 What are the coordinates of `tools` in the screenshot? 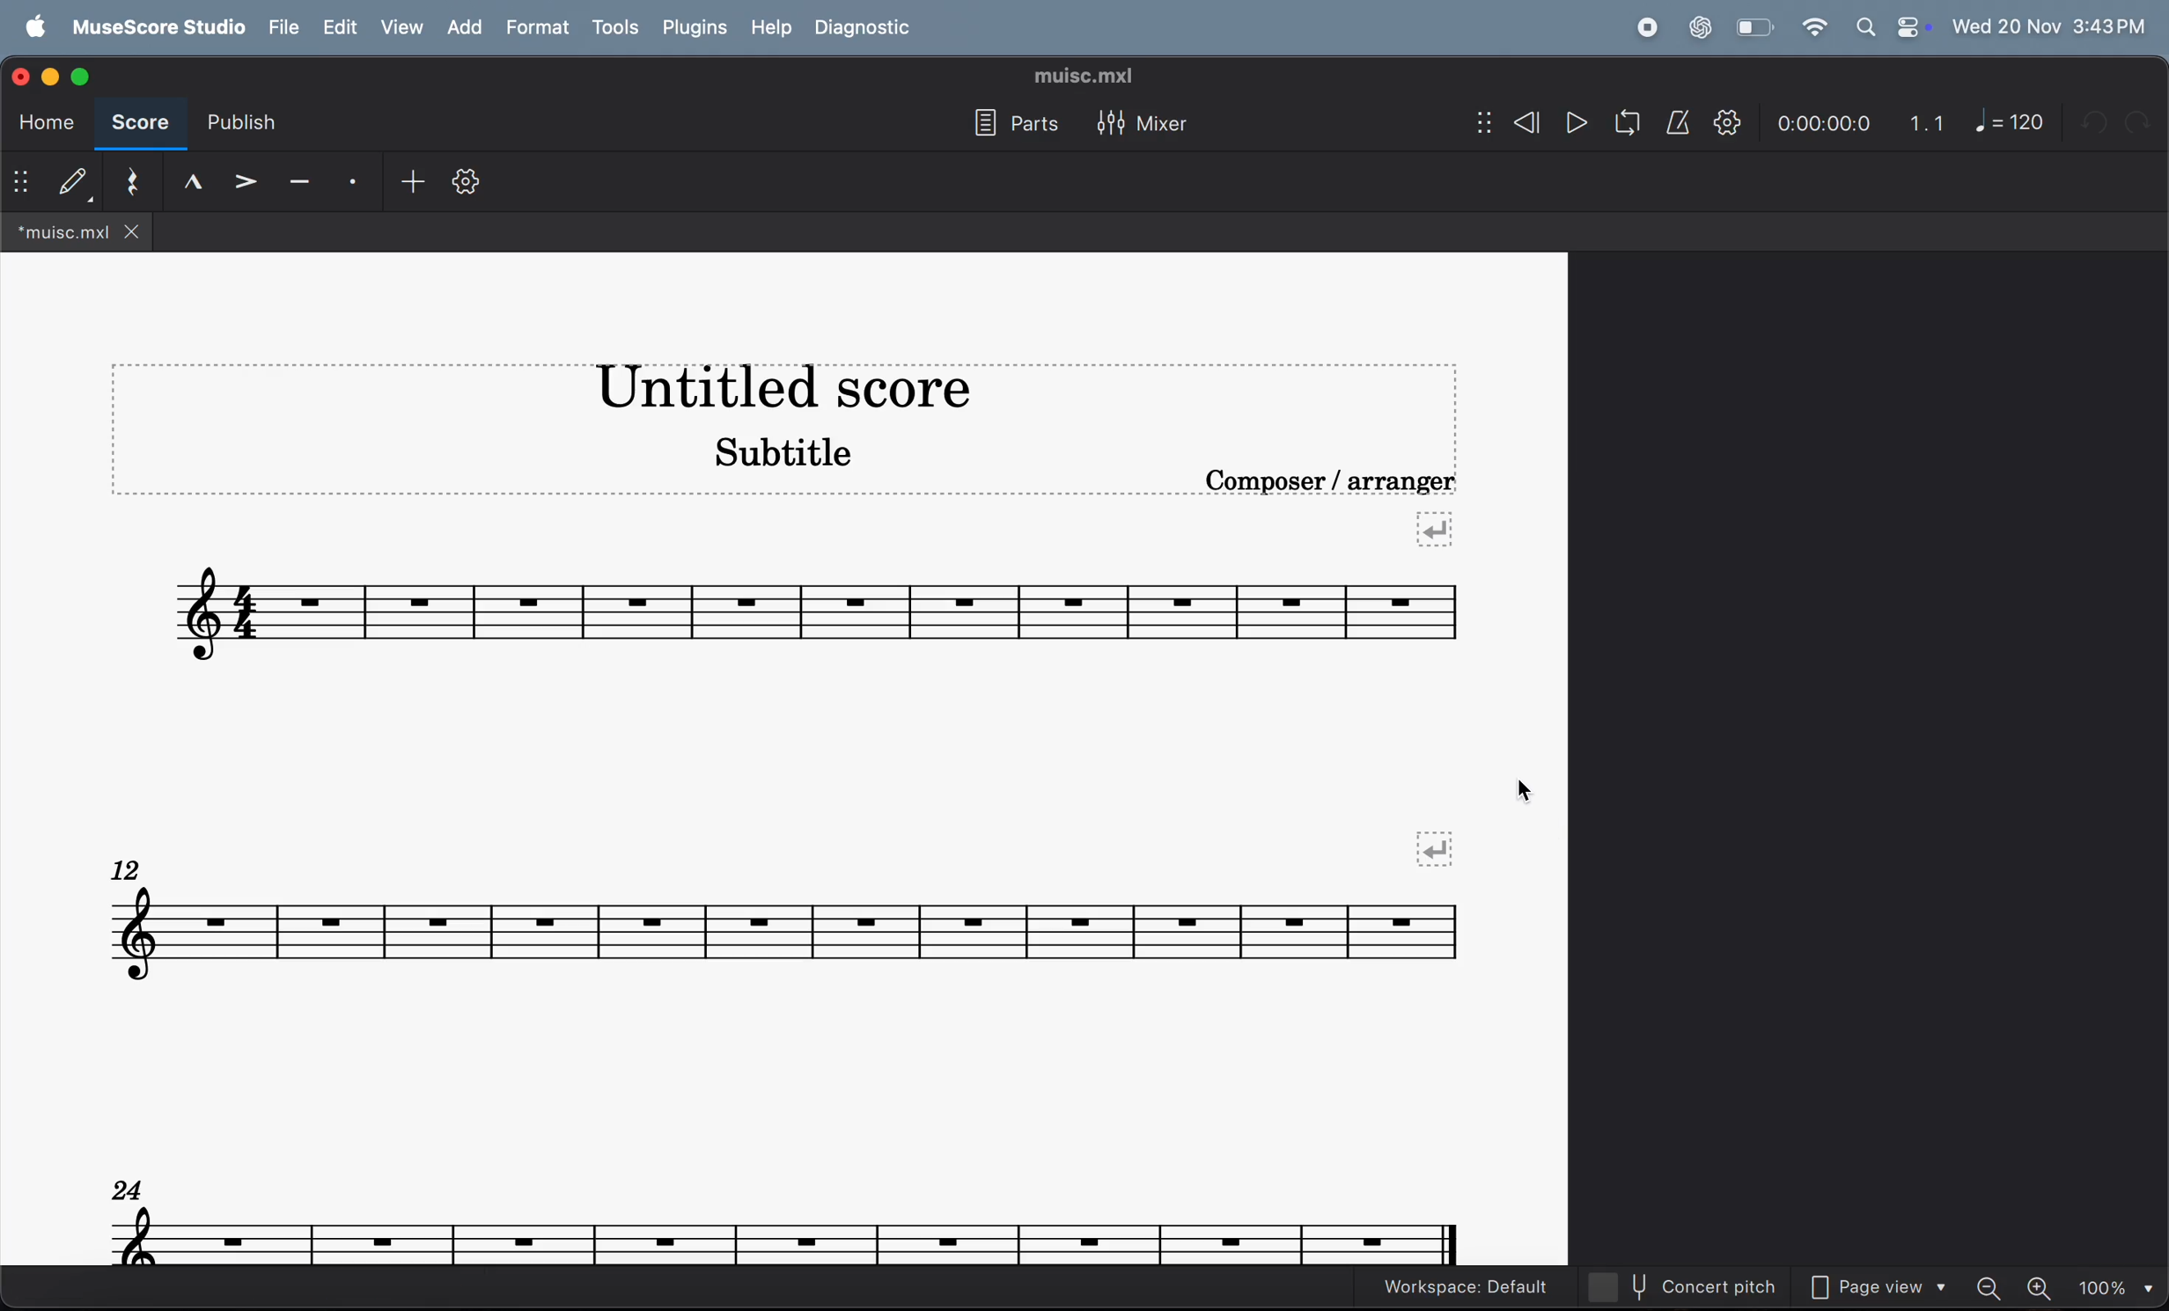 It's located at (617, 29).